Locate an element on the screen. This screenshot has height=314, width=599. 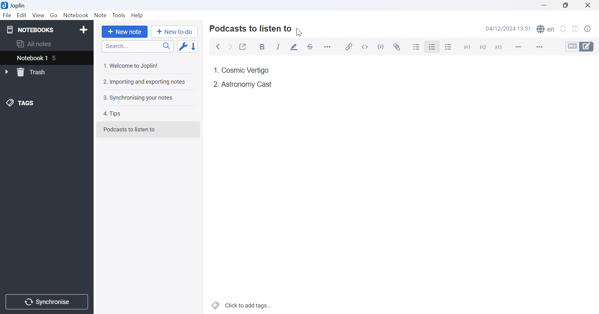
Podcasts to listen to is located at coordinates (252, 29).